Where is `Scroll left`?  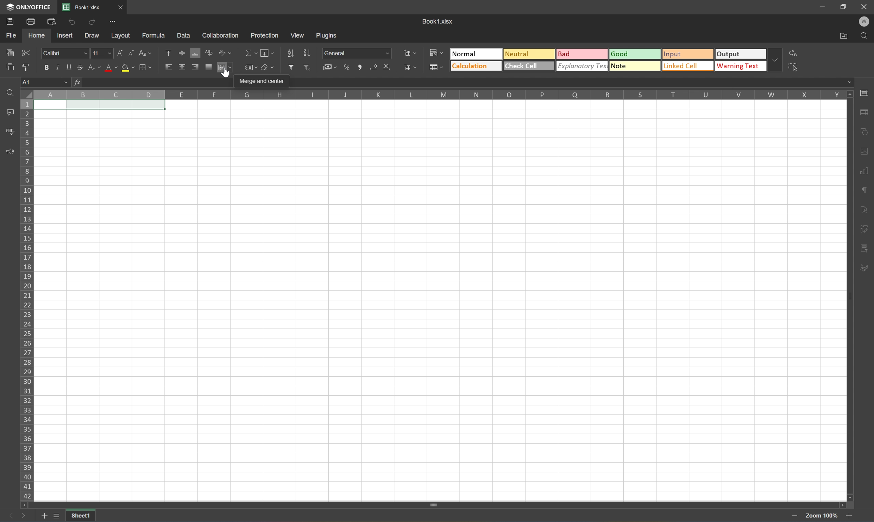 Scroll left is located at coordinates (24, 505).